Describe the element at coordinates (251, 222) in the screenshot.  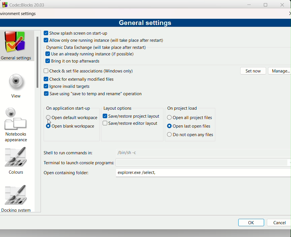
I see `Ok` at that location.